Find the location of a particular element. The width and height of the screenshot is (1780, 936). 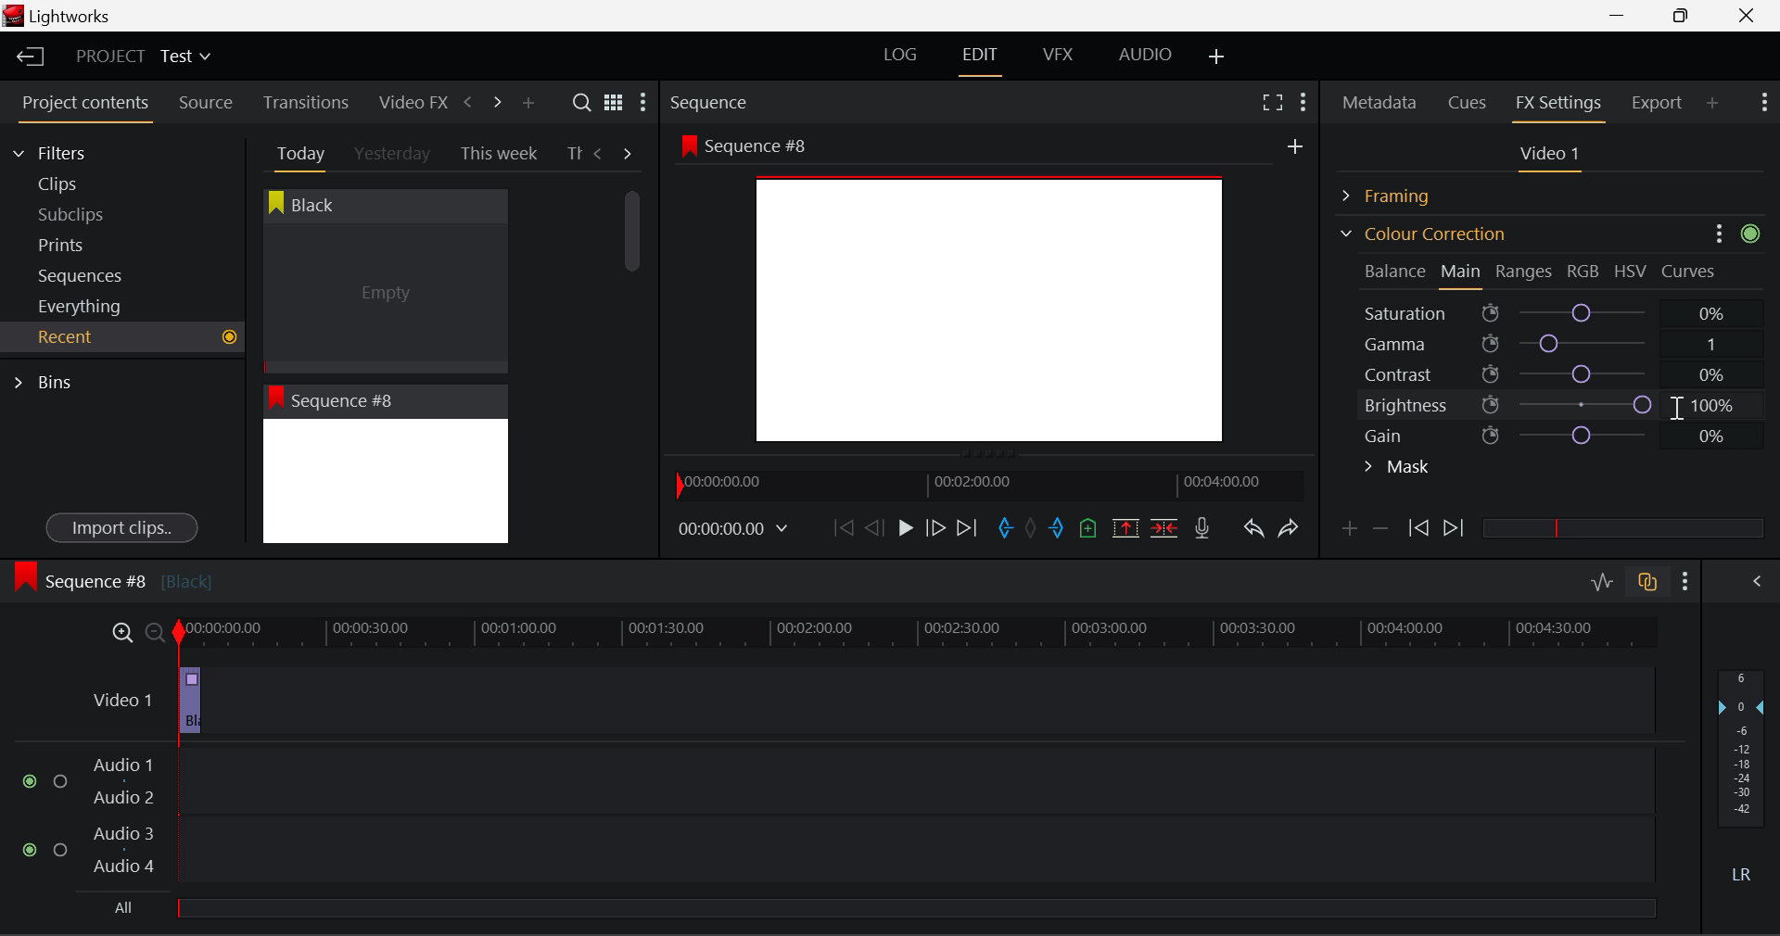

Today Tab Open is located at coordinates (297, 153).